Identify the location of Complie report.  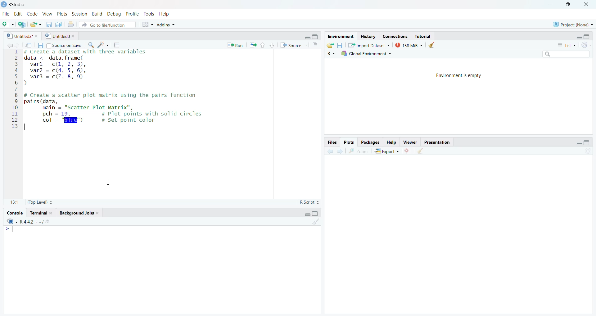
(118, 45).